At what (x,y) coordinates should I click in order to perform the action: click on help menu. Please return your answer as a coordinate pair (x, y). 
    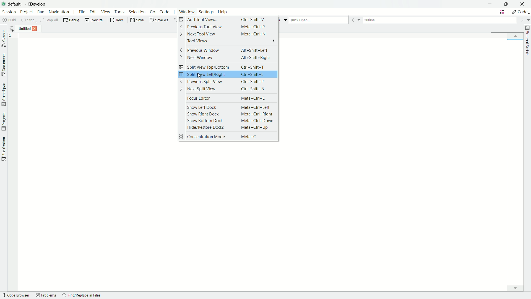
    Looking at the image, I should click on (223, 12).